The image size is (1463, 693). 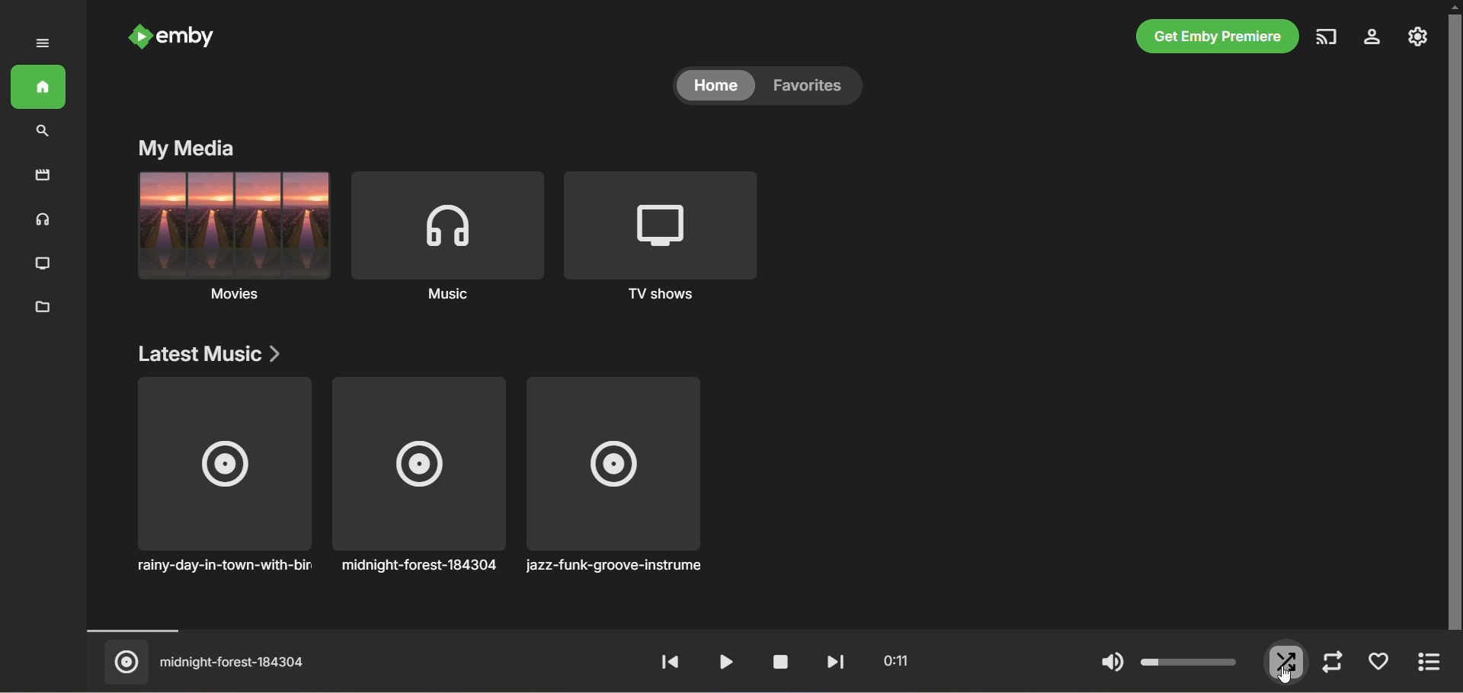 What do you see at coordinates (45, 44) in the screenshot?
I see `expand` at bounding box center [45, 44].